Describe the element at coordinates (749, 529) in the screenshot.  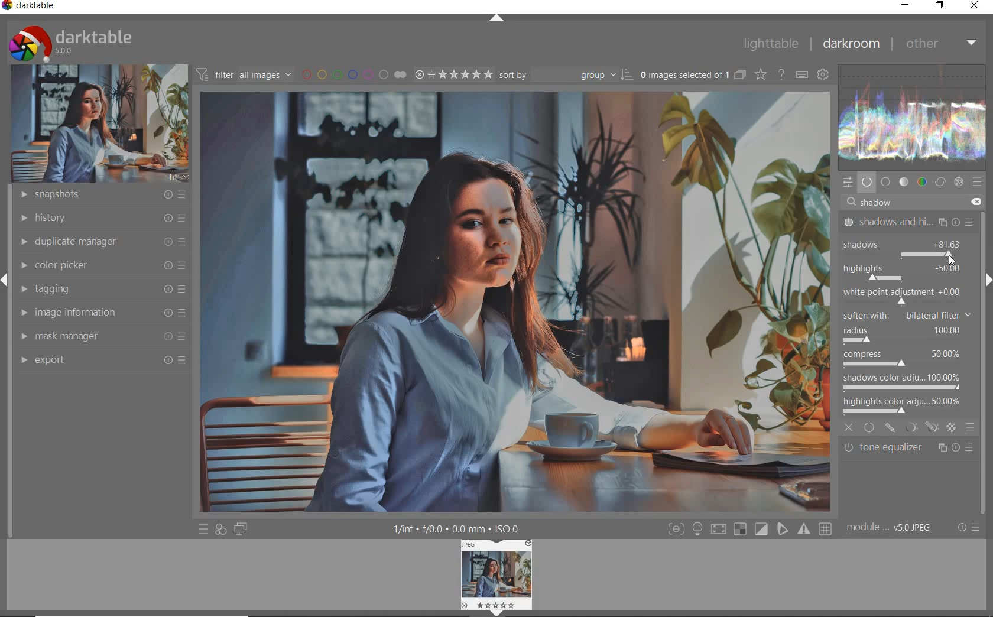
I see `toggle modes` at that location.